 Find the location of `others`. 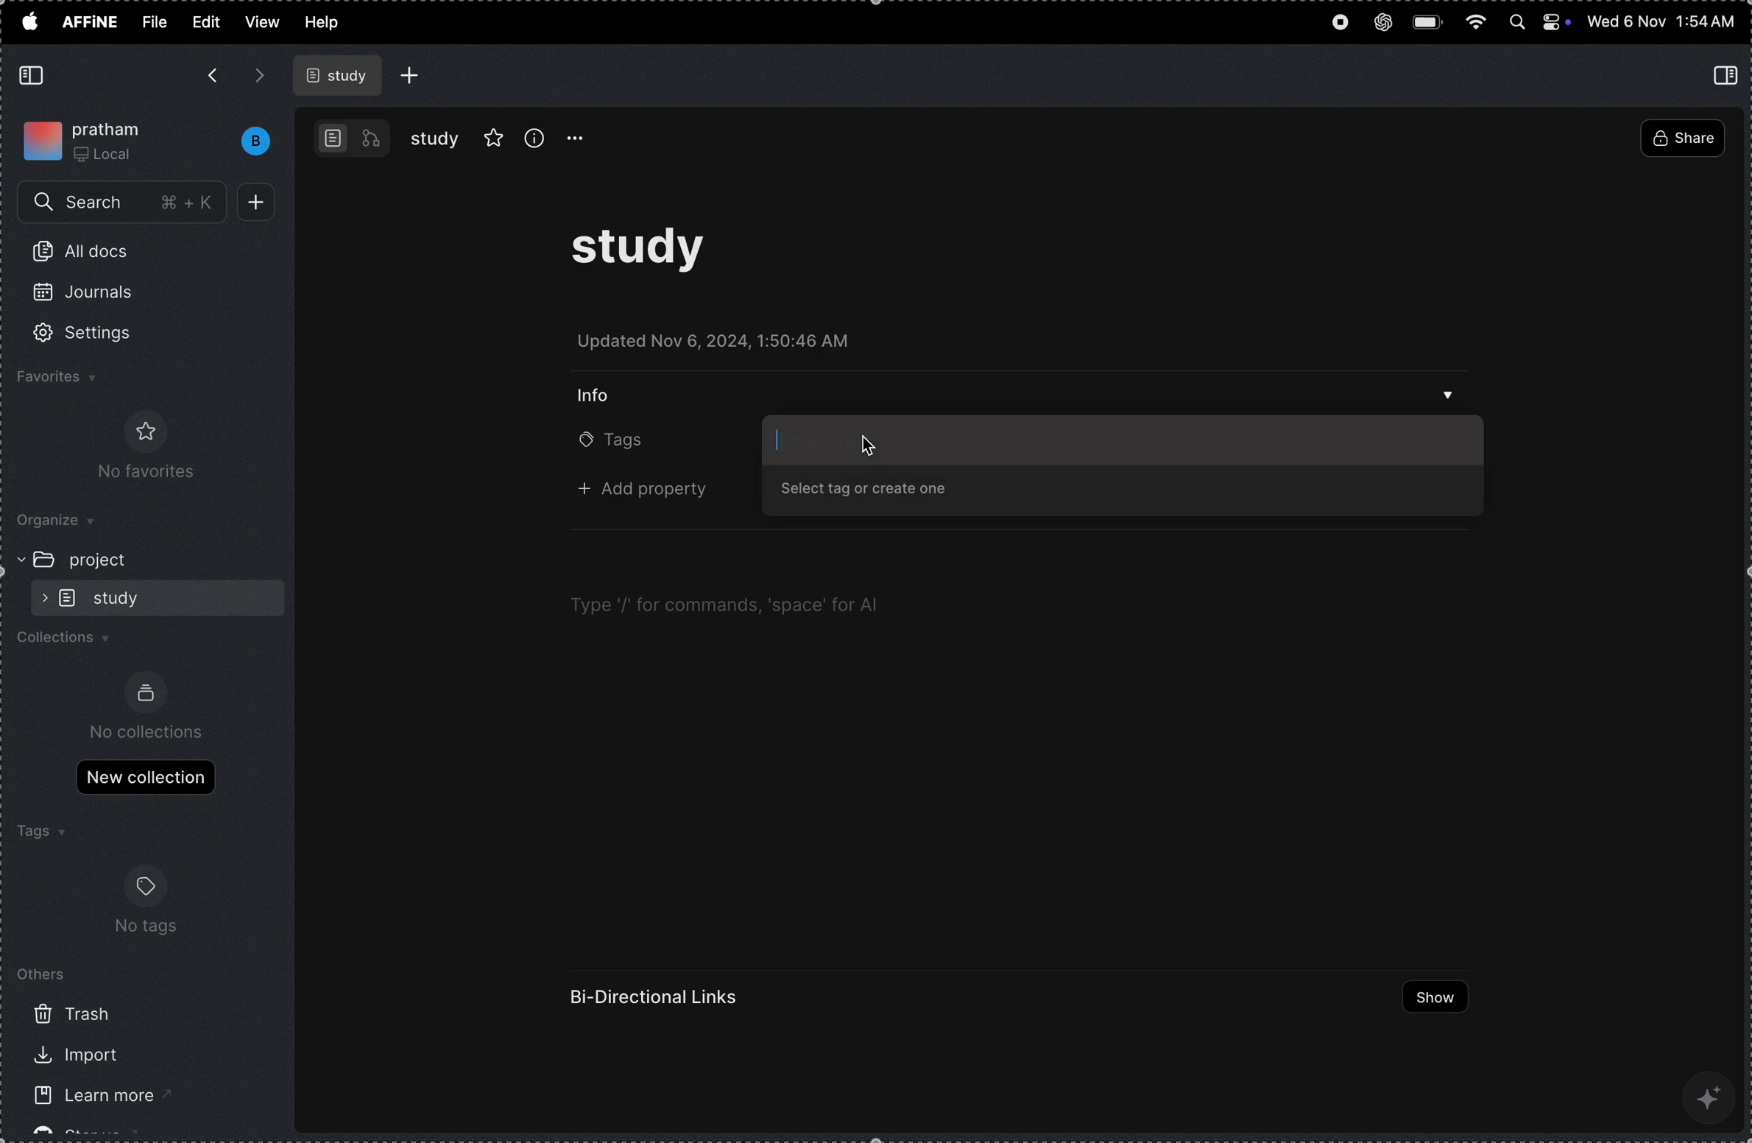

others is located at coordinates (44, 973).